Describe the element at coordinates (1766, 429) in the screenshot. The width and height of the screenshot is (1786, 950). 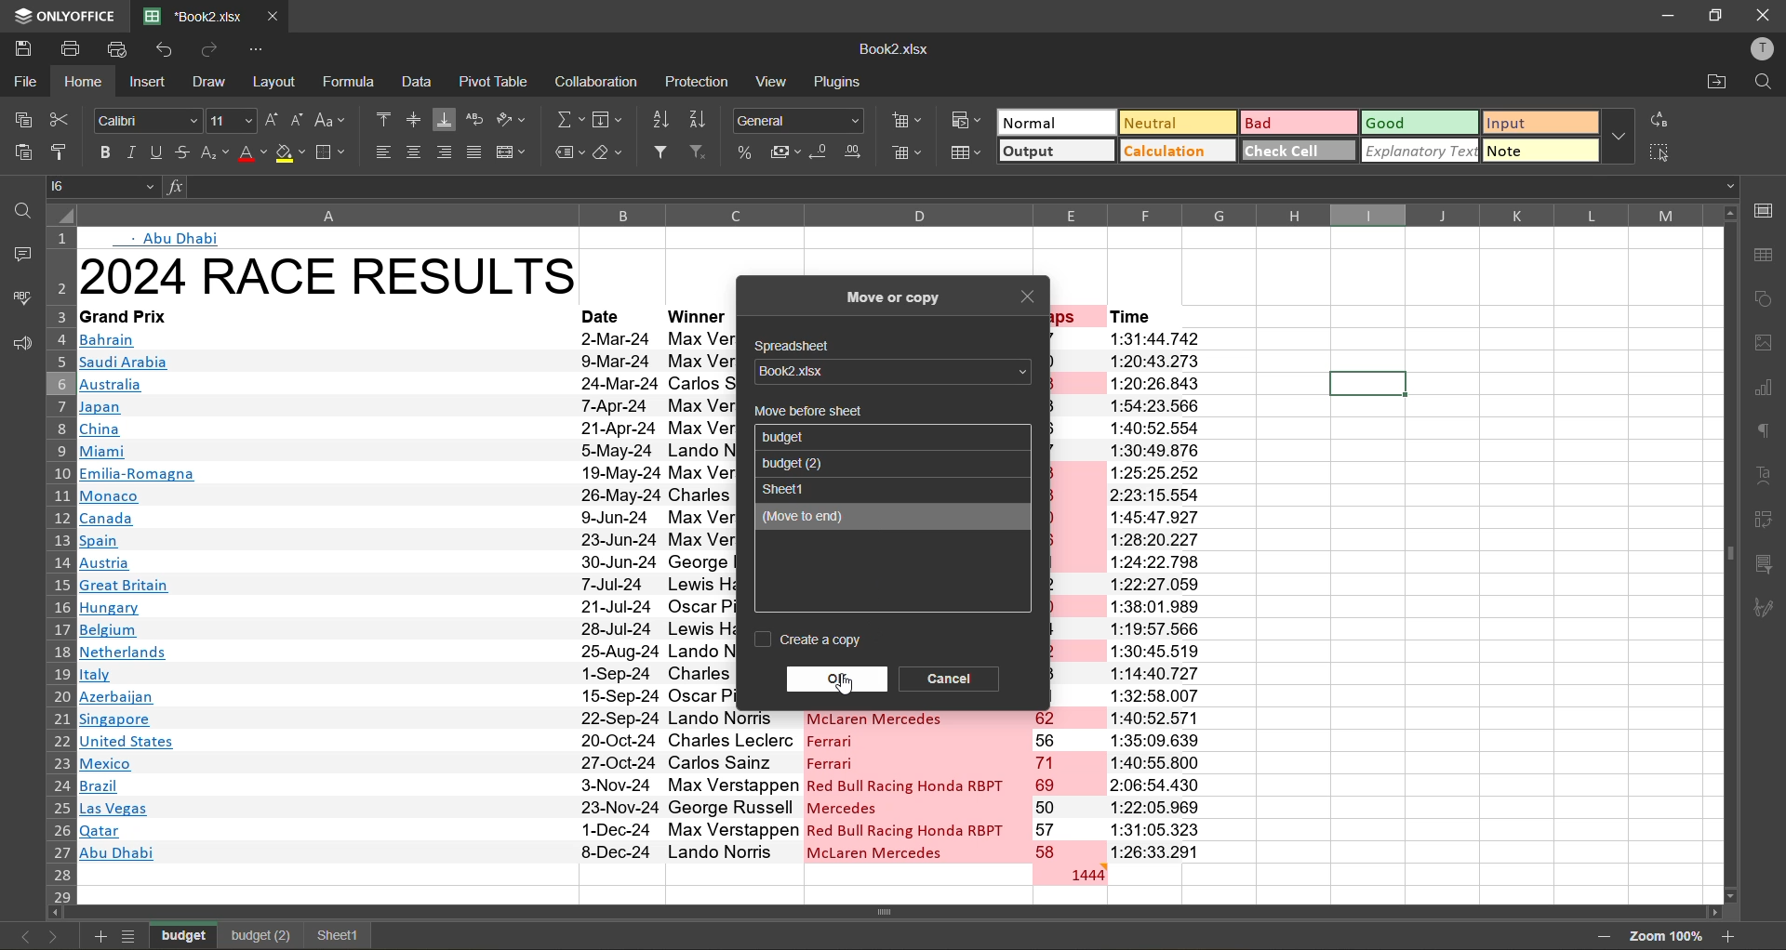
I see `paragraph` at that location.